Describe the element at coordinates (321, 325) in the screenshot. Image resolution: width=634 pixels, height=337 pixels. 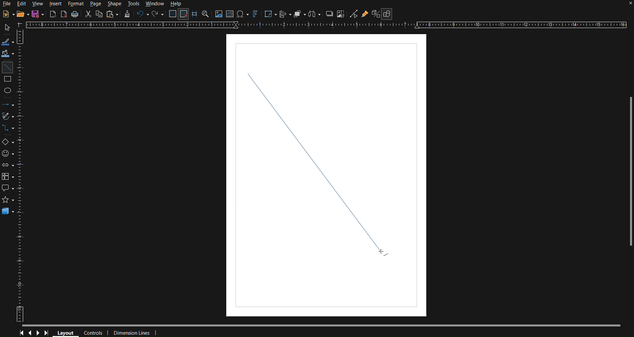
I see `Scrollbar` at that location.